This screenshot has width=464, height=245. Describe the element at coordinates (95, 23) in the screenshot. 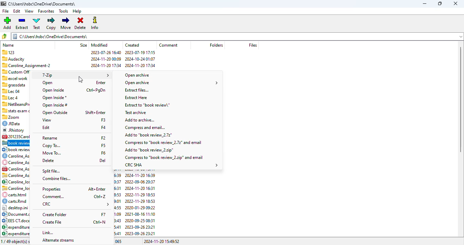

I see `info` at that location.